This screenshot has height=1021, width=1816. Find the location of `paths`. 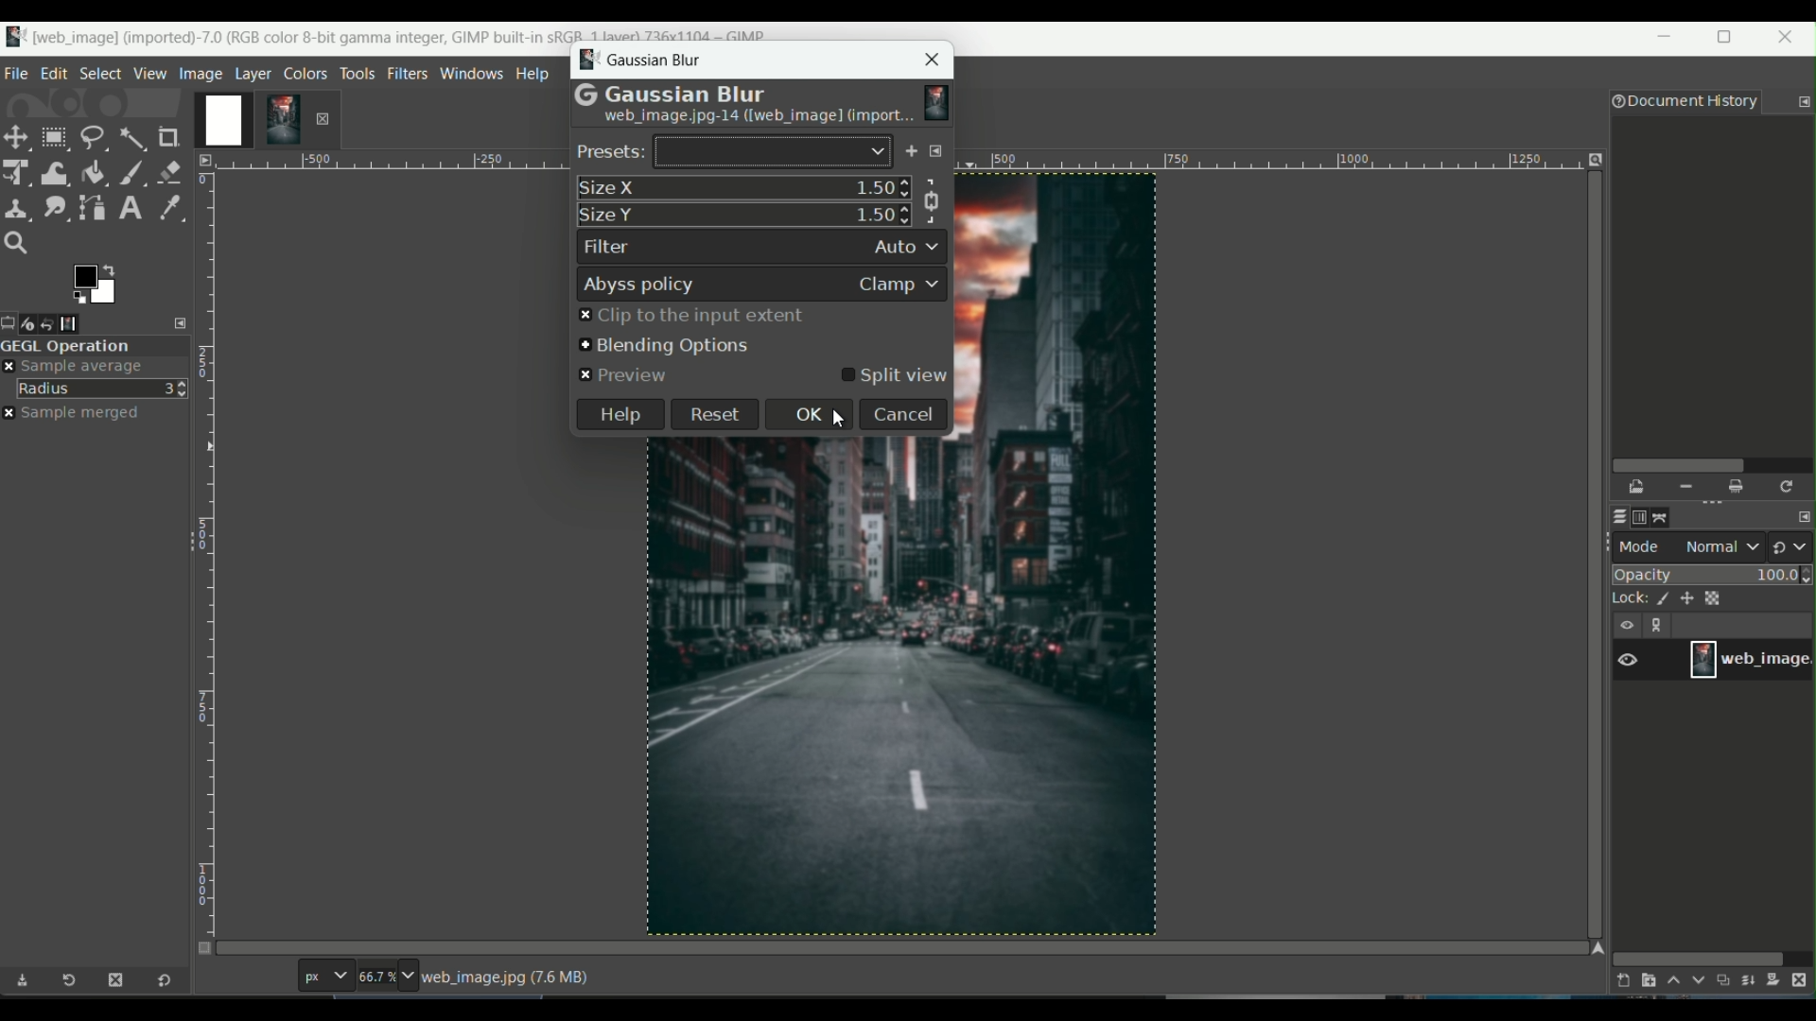

paths is located at coordinates (1667, 515).